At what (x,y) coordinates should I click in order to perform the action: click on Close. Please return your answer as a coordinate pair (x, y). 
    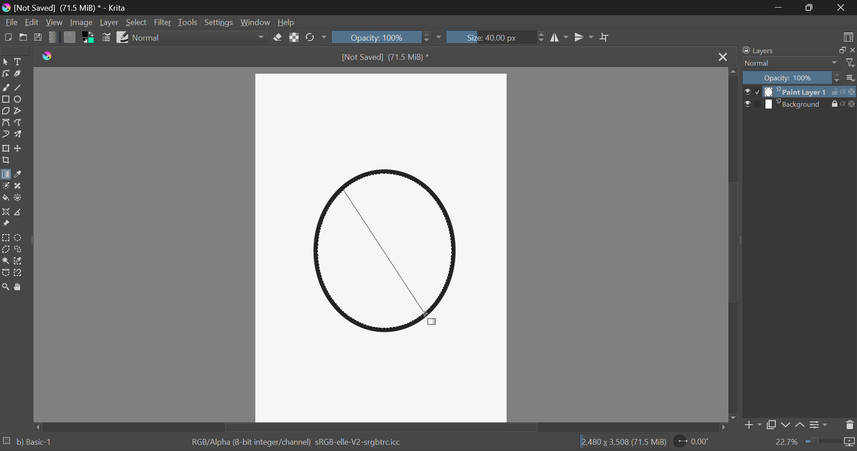
    Looking at the image, I should click on (723, 58).